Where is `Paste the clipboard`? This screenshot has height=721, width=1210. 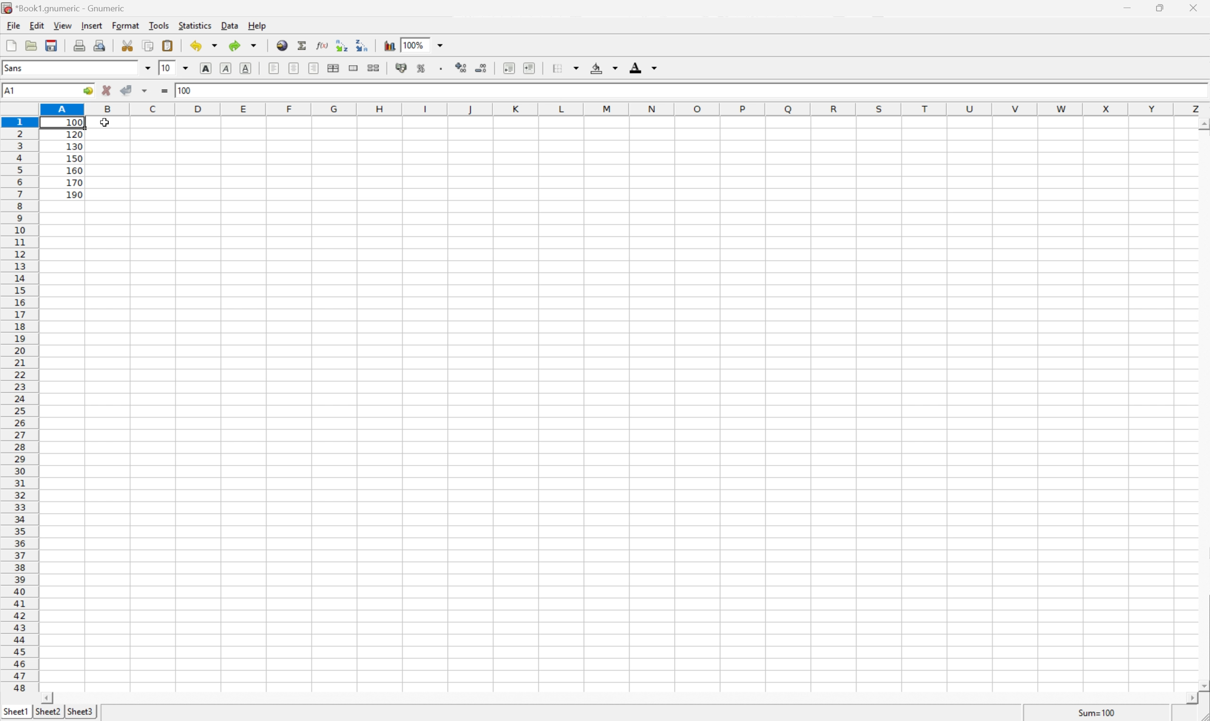
Paste the clipboard is located at coordinates (170, 45).